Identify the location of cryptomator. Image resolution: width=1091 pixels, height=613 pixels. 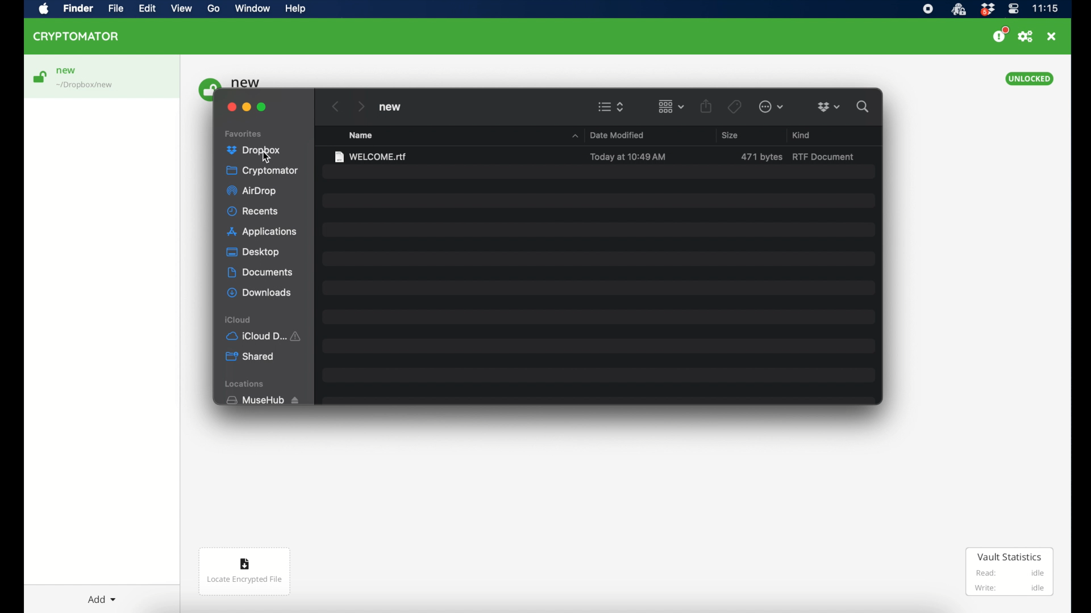
(263, 170).